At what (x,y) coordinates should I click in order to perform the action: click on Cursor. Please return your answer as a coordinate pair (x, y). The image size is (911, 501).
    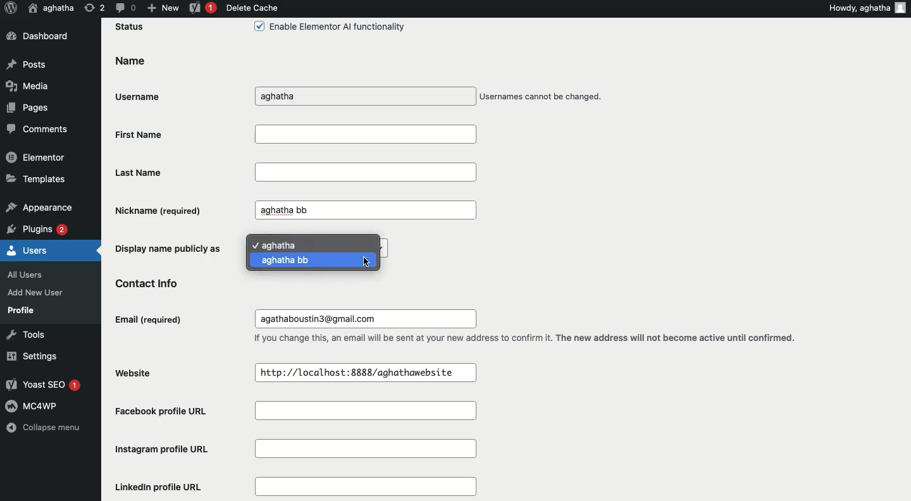
    Looking at the image, I should click on (366, 261).